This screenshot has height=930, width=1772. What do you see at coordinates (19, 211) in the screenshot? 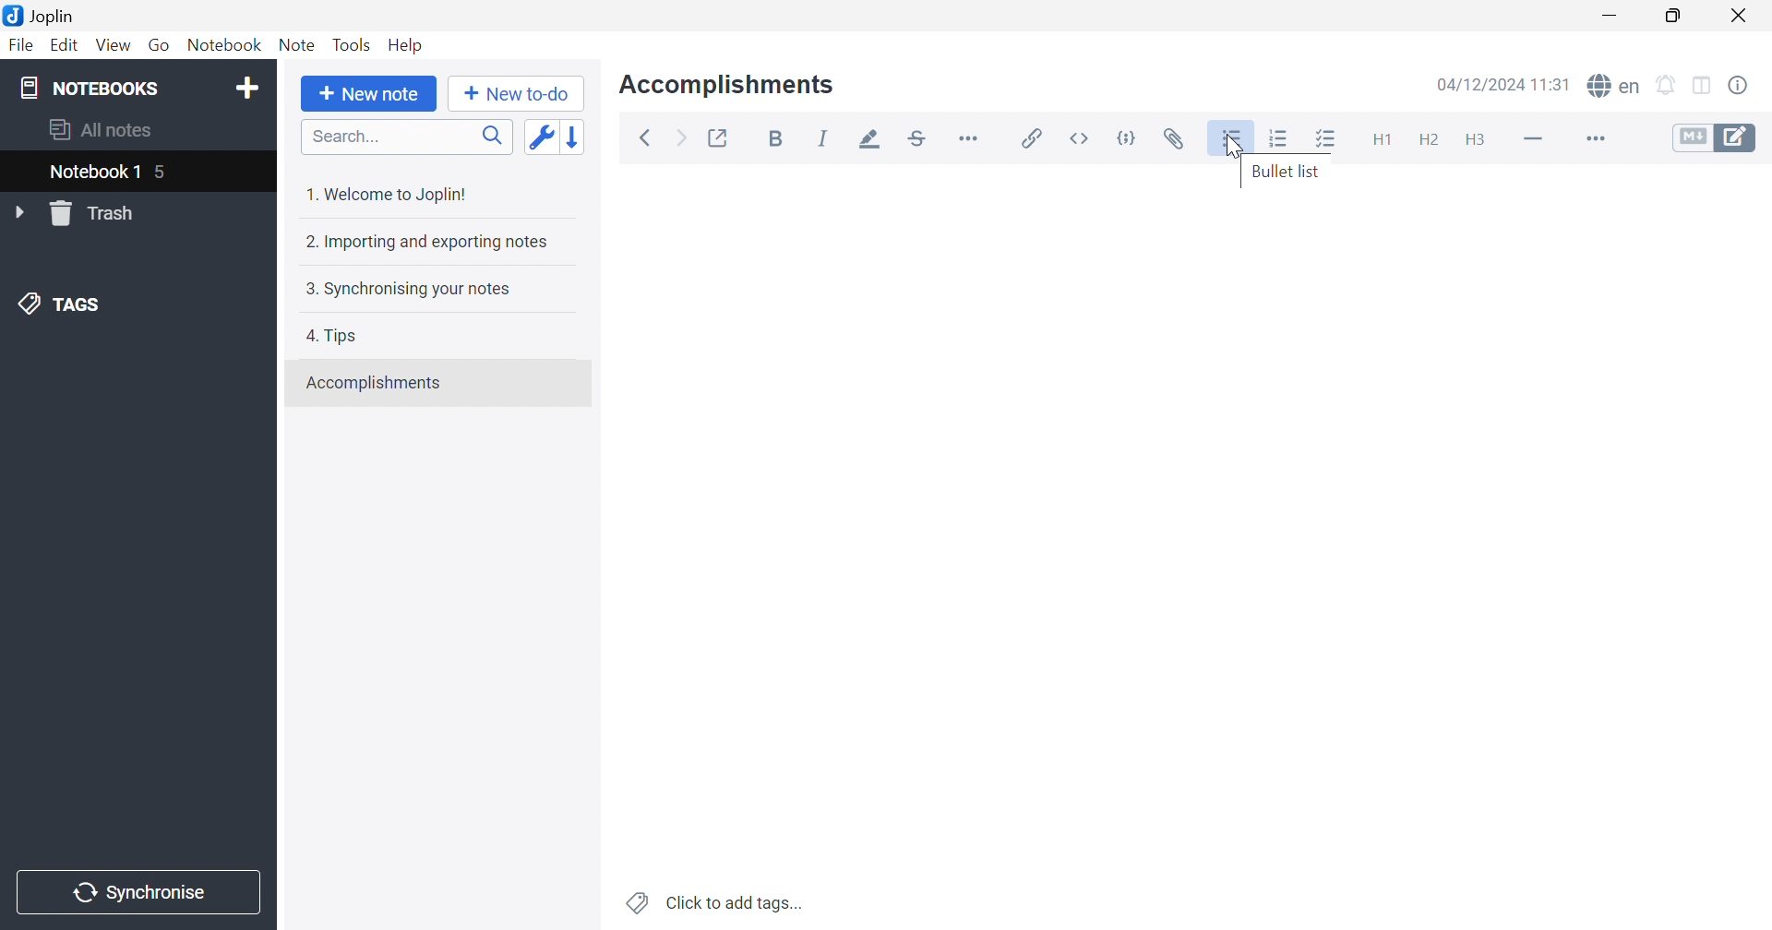
I see `Drop Down` at bounding box center [19, 211].